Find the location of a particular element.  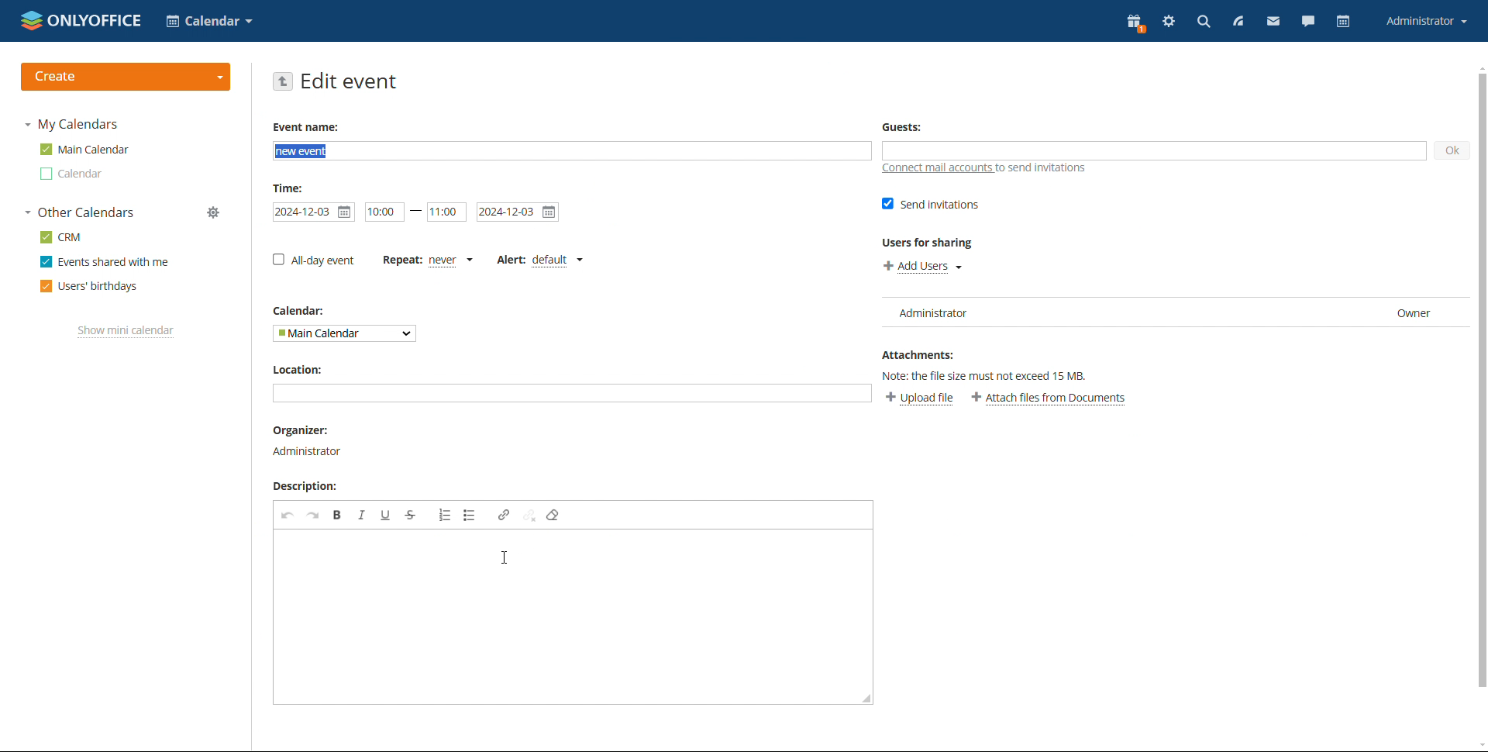

settings is located at coordinates (1169, 21).